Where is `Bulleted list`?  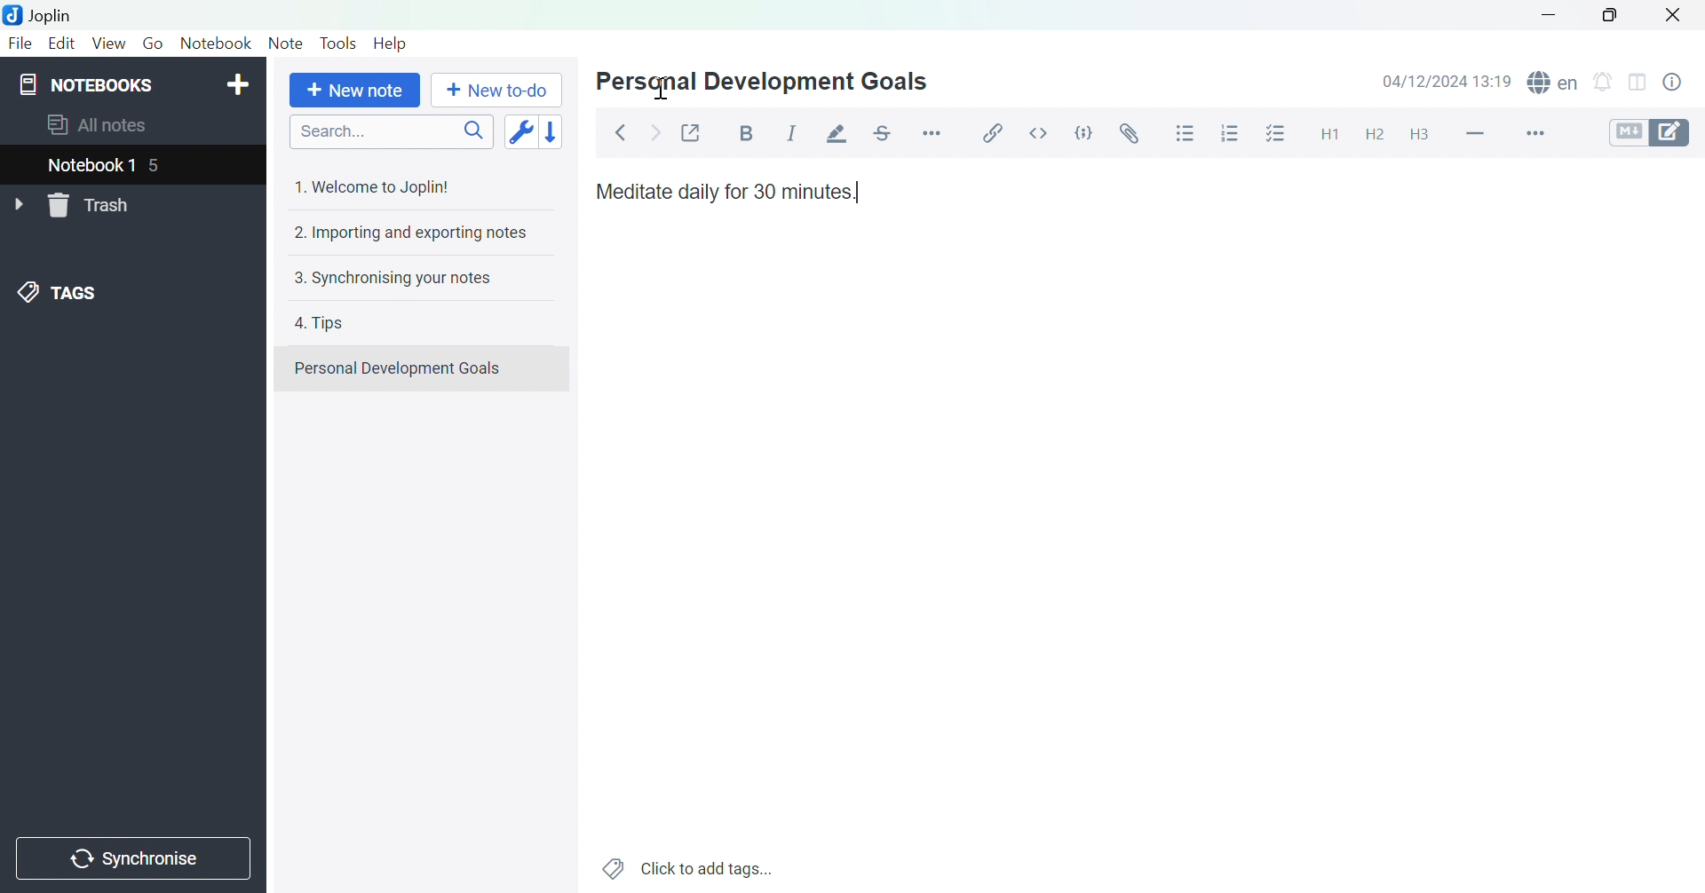 Bulleted list is located at coordinates (1186, 135).